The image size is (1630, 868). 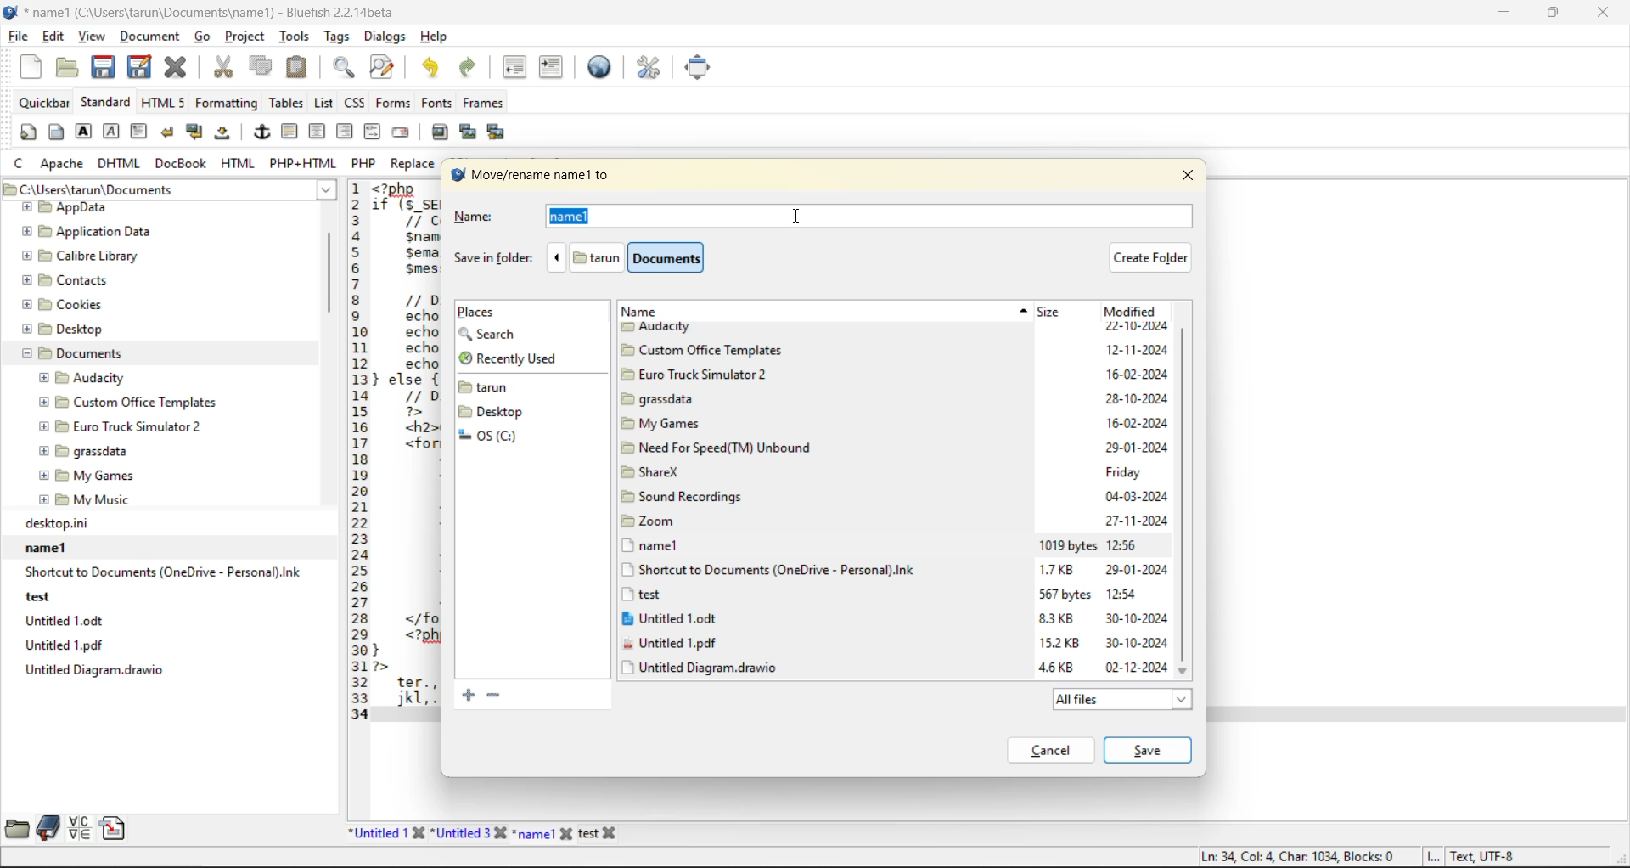 What do you see at coordinates (227, 107) in the screenshot?
I see `formatting` at bounding box center [227, 107].